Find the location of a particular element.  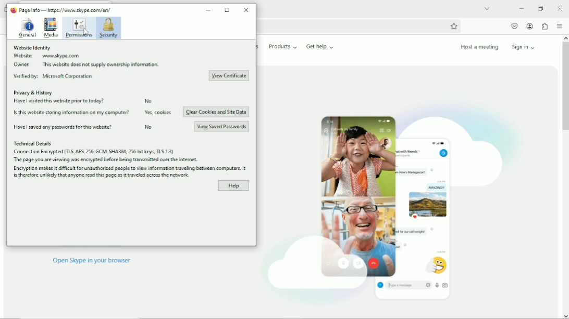

View saved passwords is located at coordinates (222, 126).